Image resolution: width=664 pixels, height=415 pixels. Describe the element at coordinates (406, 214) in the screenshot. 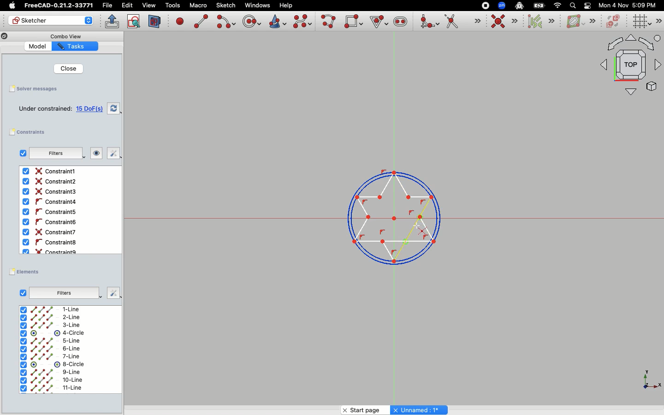

I see `Line selected` at that location.